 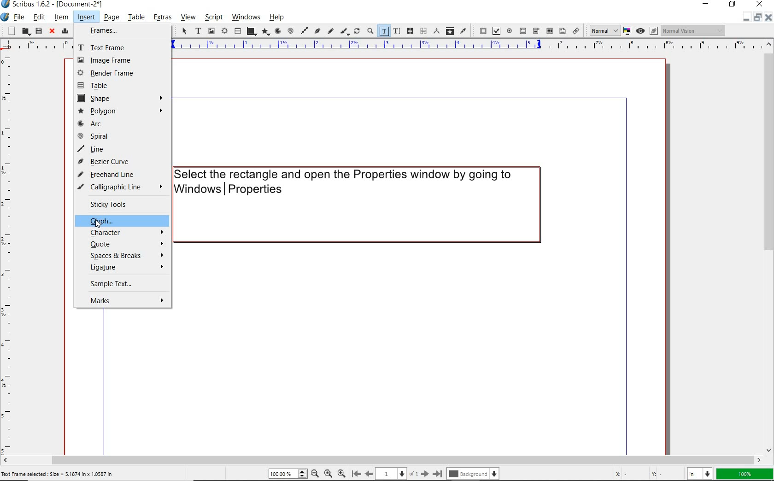 What do you see at coordinates (252, 30) in the screenshot?
I see `shape` at bounding box center [252, 30].